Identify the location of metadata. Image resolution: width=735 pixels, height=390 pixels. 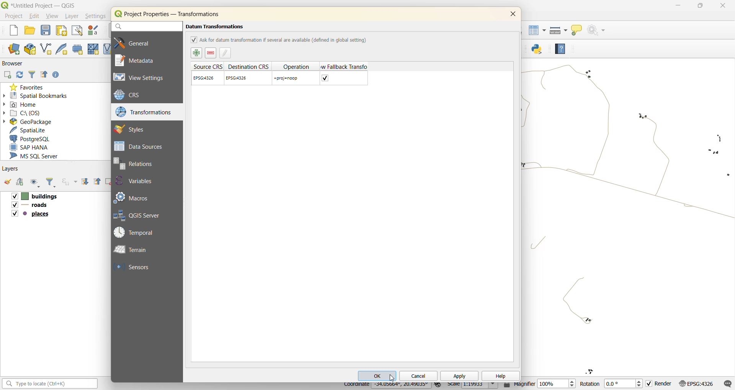
(139, 60).